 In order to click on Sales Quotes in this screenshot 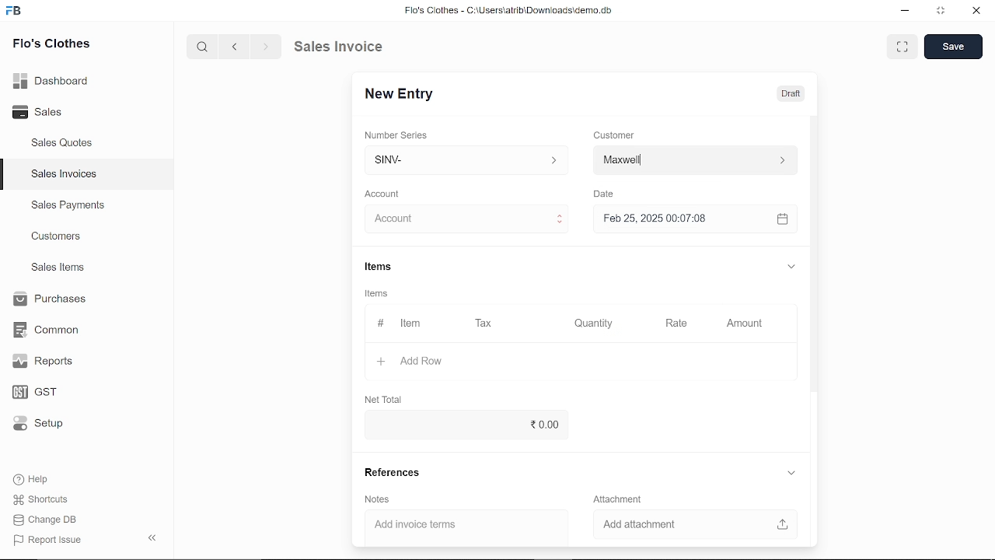, I will do `click(64, 145)`.